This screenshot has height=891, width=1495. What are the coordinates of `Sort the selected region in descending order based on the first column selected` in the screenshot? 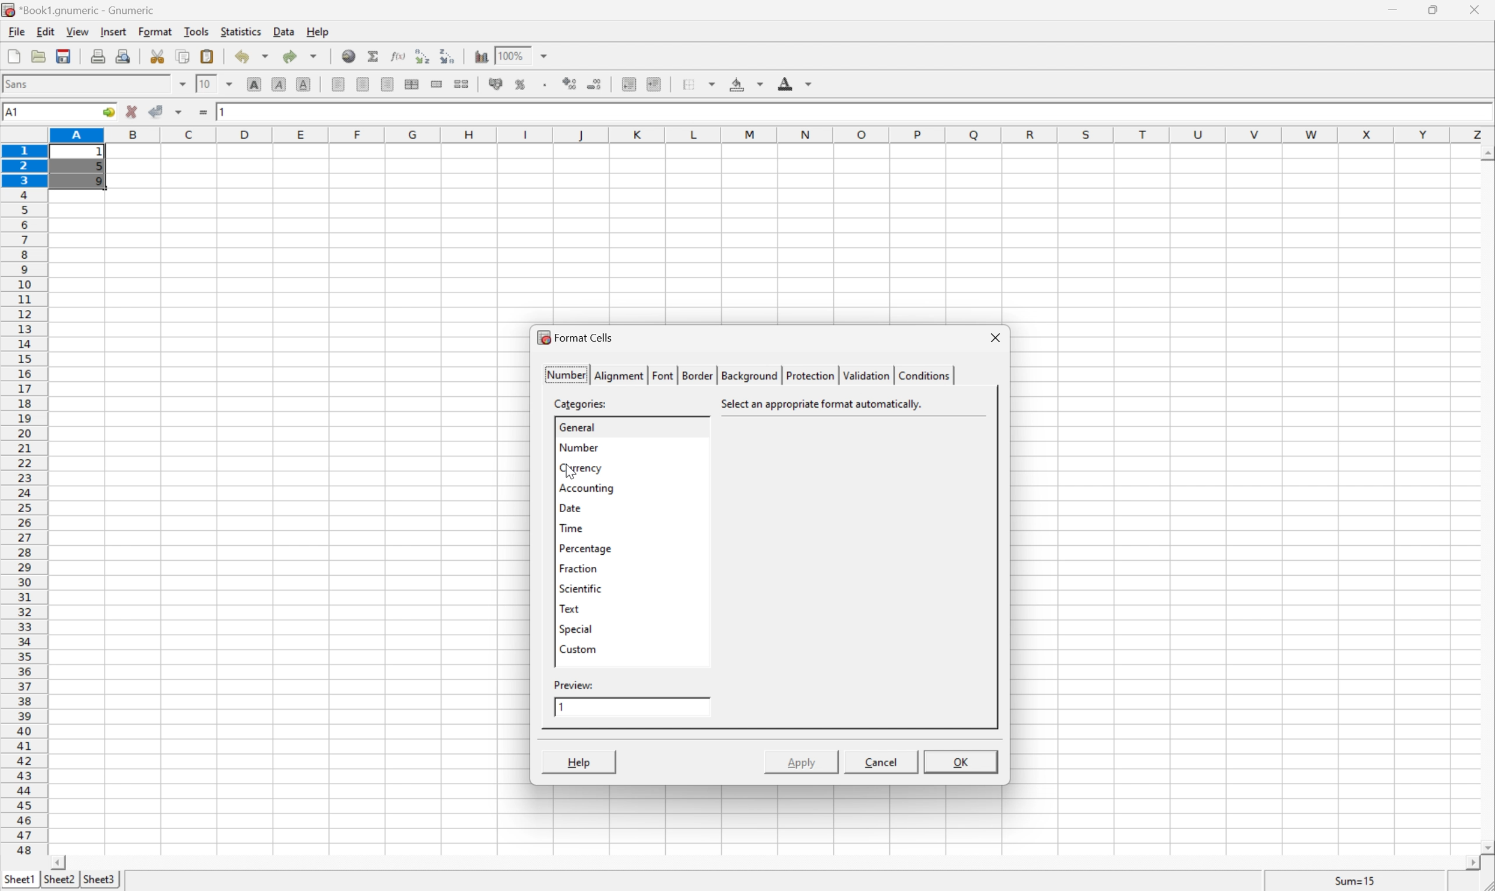 It's located at (448, 55).